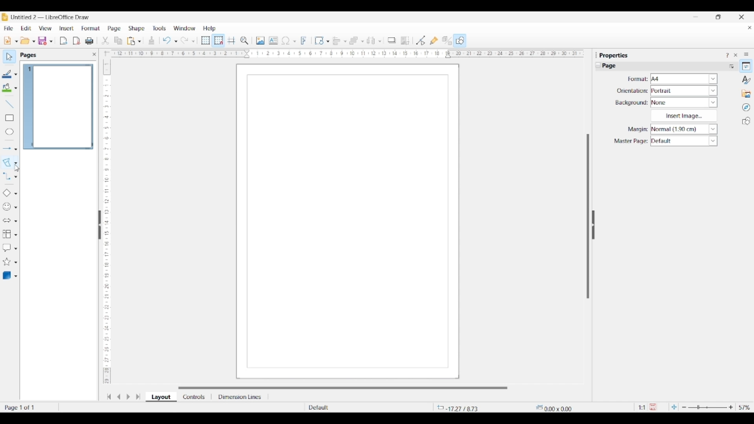 Image resolution: width=754 pixels, height=424 pixels. What do you see at coordinates (131, 41) in the screenshot?
I see `Selected paste options` at bounding box center [131, 41].